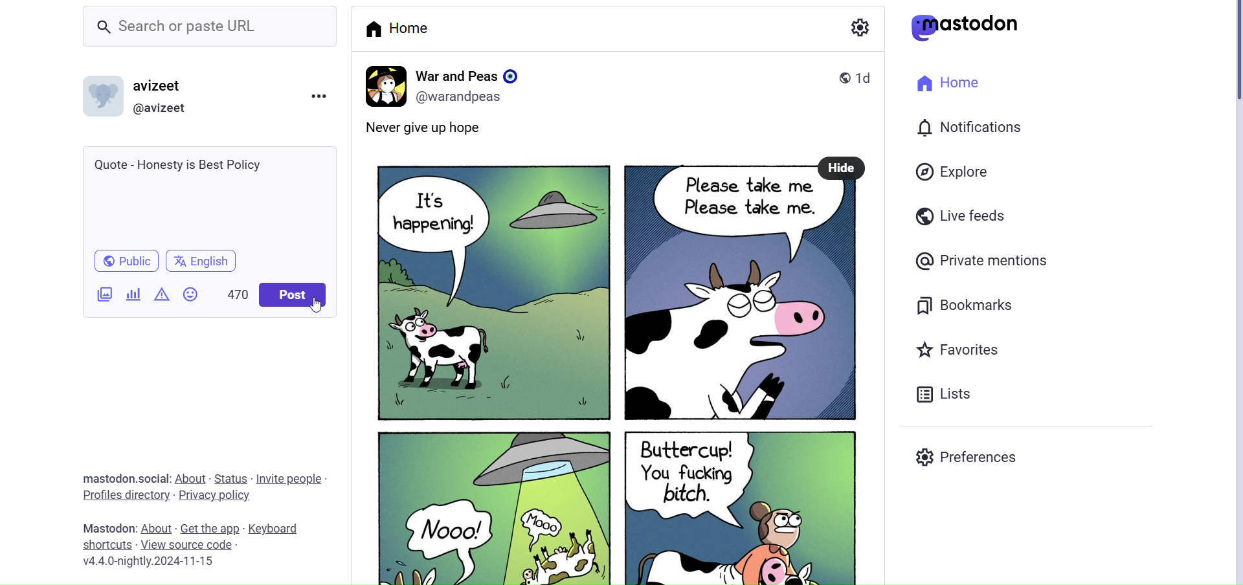 The width and height of the screenshot is (1243, 585). I want to click on Notification, so click(971, 126).